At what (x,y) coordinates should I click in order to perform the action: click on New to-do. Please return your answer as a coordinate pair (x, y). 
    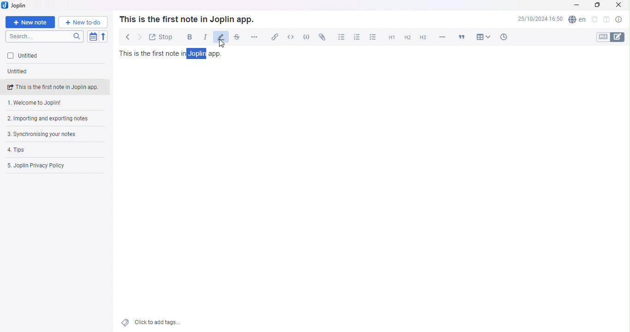
    Looking at the image, I should click on (82, 22).